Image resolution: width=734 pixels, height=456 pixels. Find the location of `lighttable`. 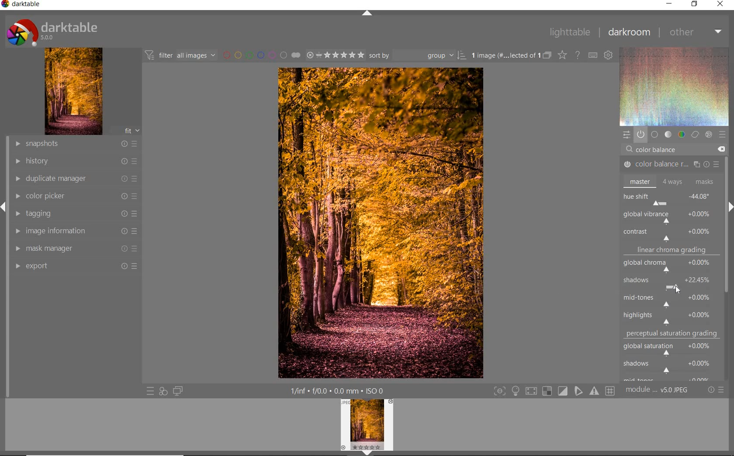

lighttable is located at coordinates (570, 33).